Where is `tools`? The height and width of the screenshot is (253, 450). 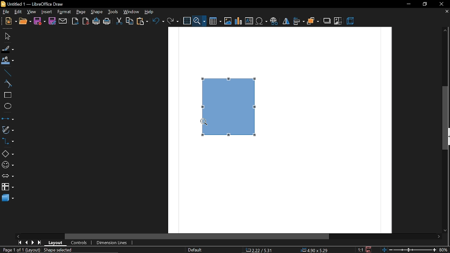
tools is located at coordinates (113, 12).